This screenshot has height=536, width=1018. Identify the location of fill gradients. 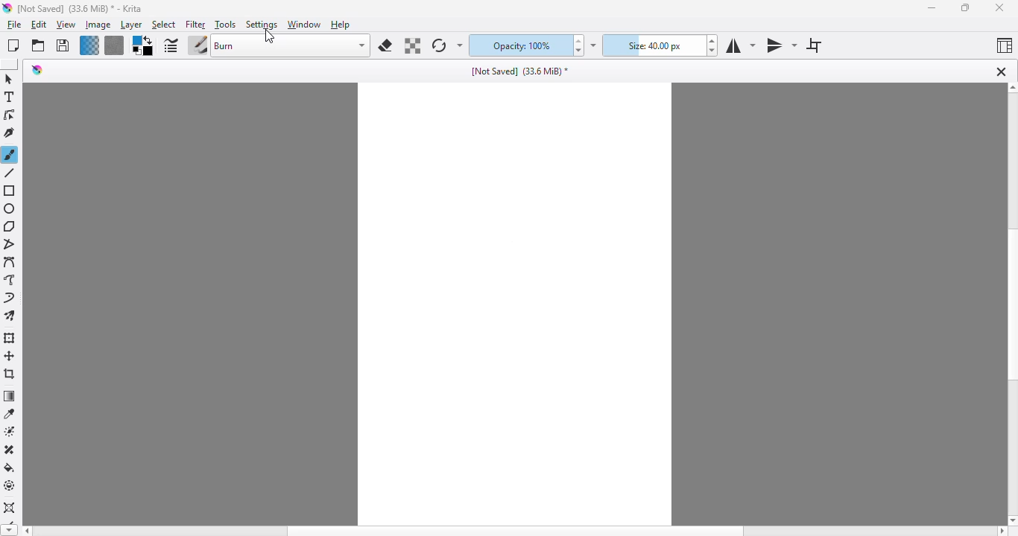
(89, 45).